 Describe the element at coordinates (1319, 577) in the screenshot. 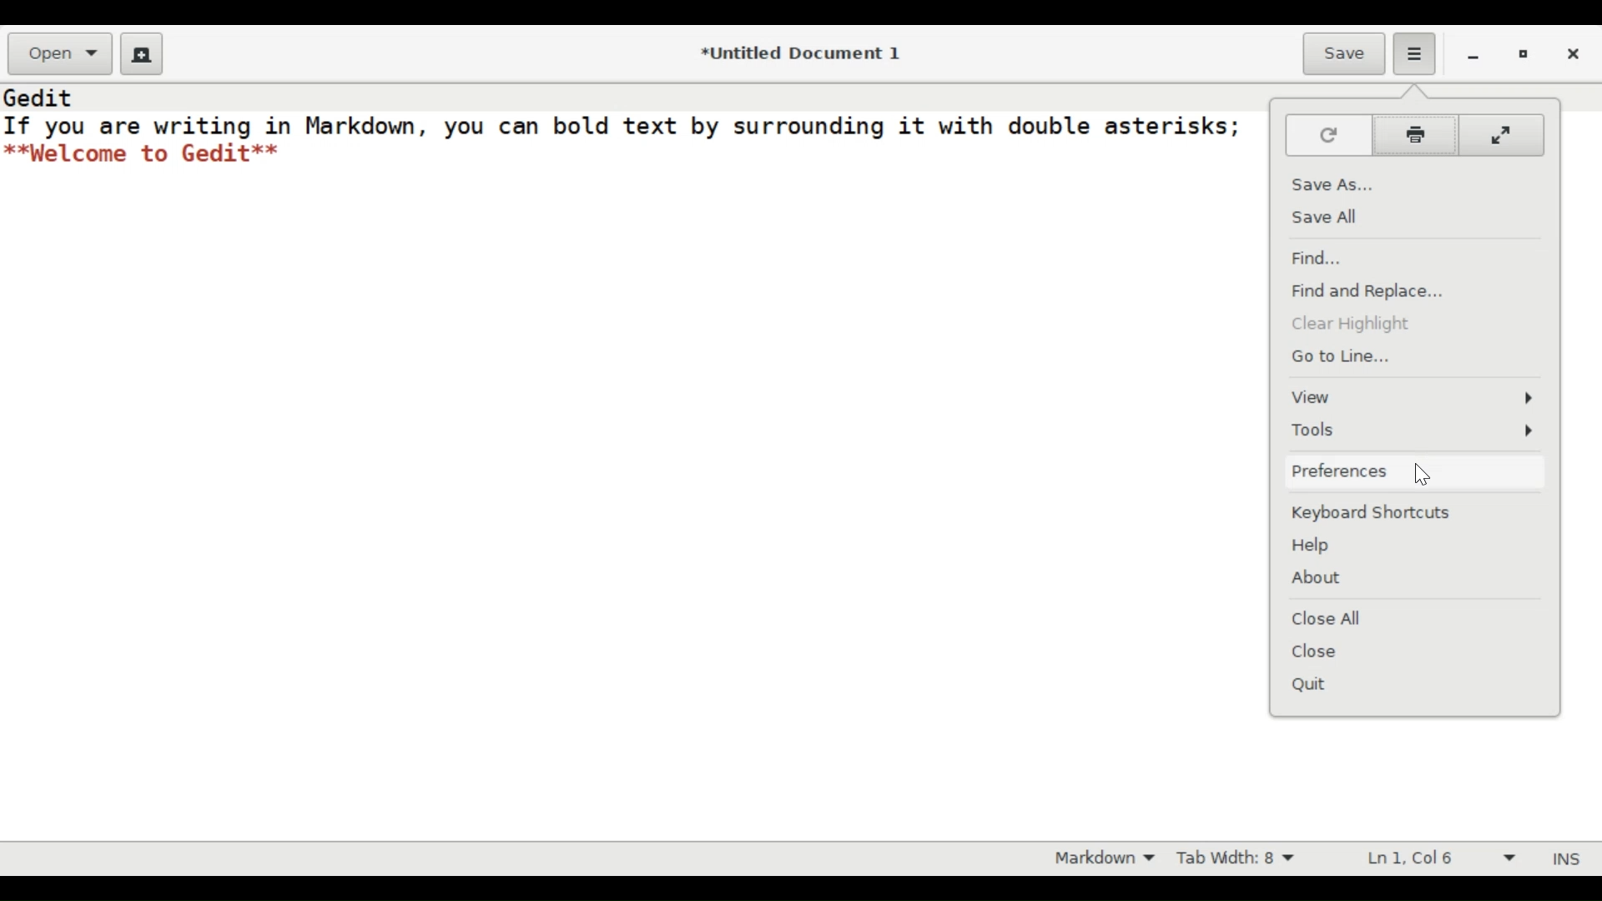

I see `About` at that location.